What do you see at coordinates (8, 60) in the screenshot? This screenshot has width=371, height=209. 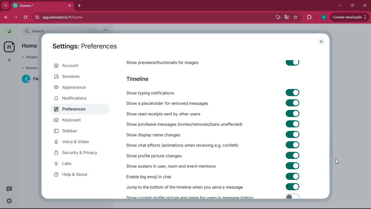 I see `add` at bounding box center [8, 60].